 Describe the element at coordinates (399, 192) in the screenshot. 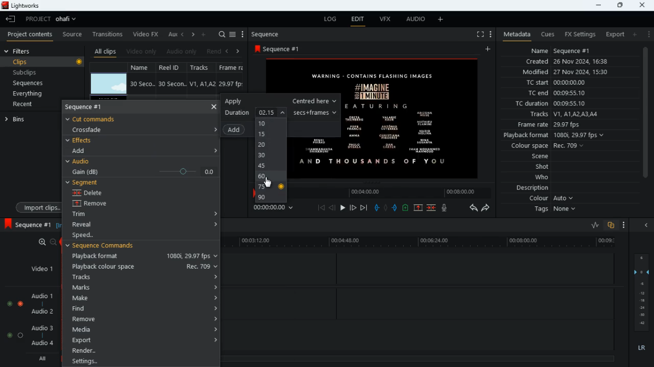

I see `timeline` at that location.